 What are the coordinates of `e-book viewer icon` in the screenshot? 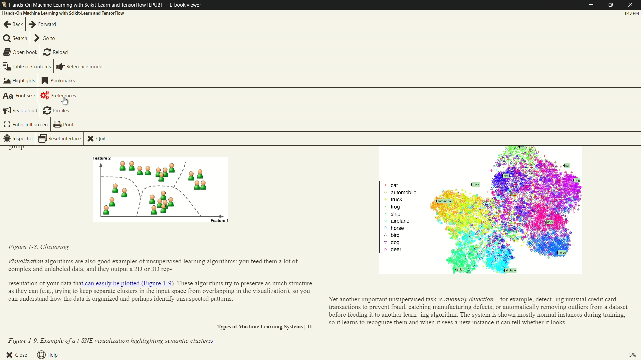 It's located at (4, 5).